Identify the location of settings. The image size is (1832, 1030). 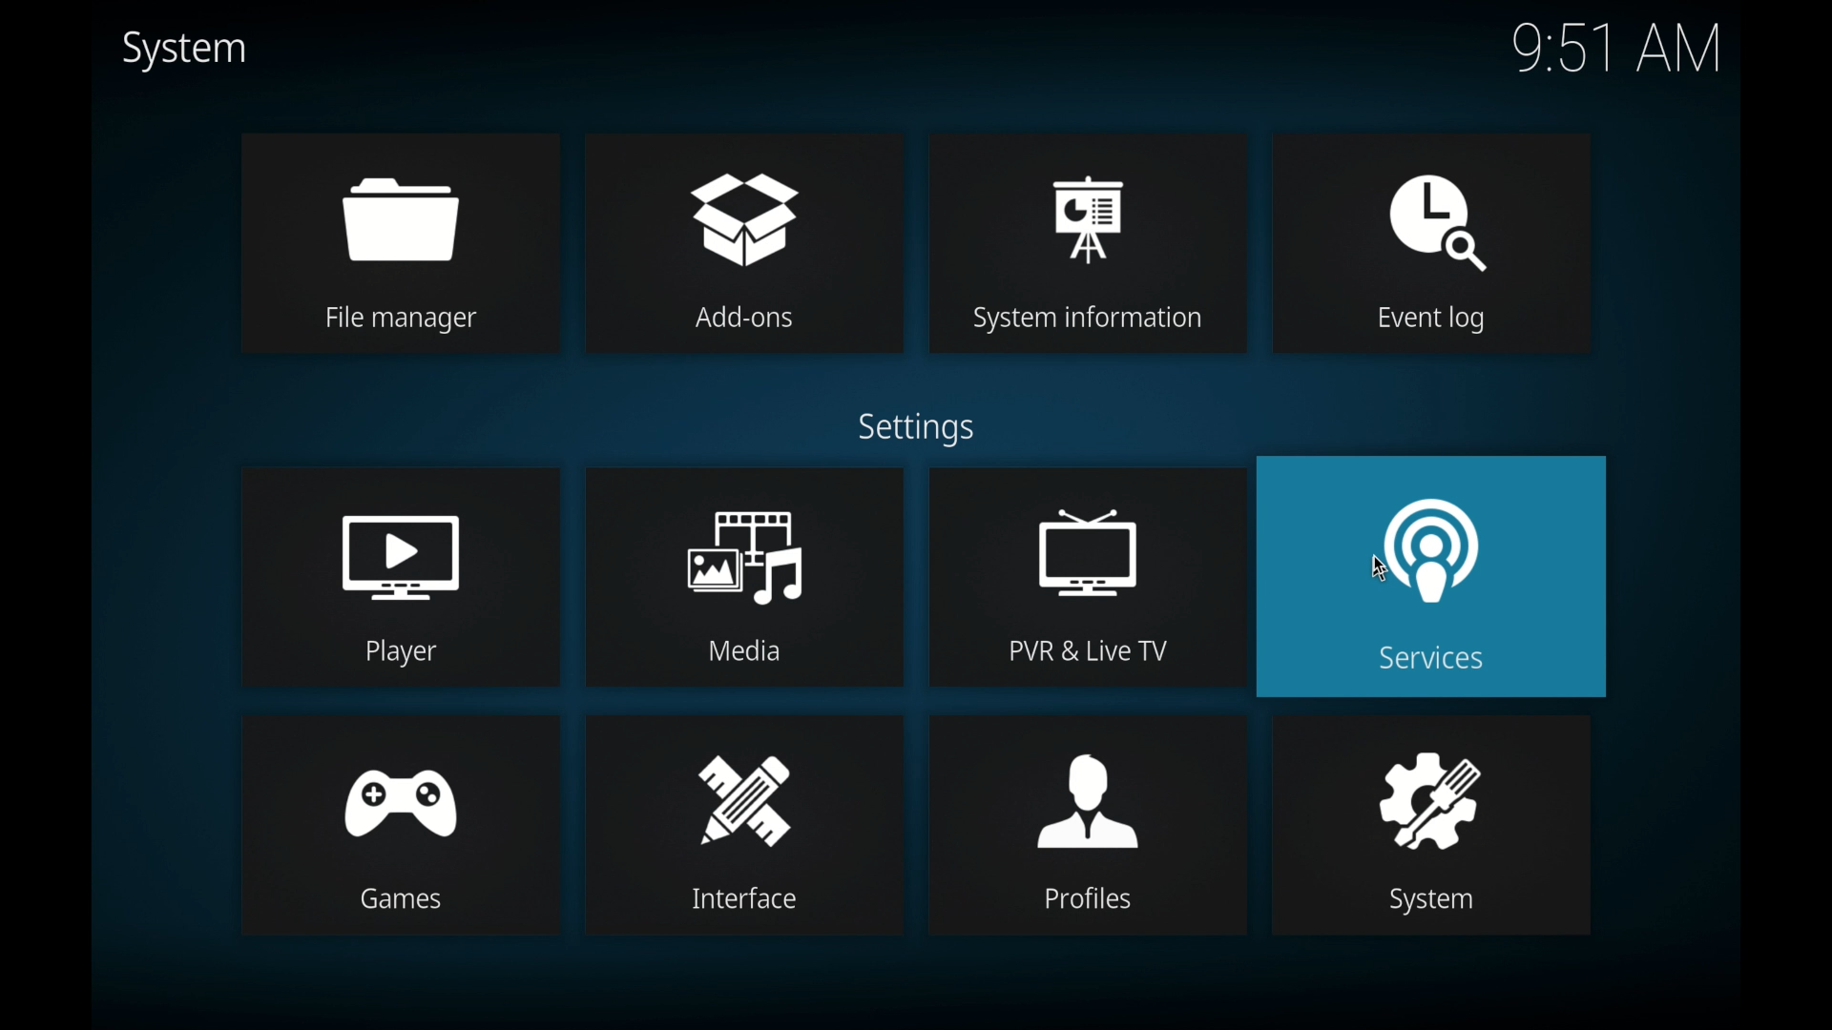
(916, 430).